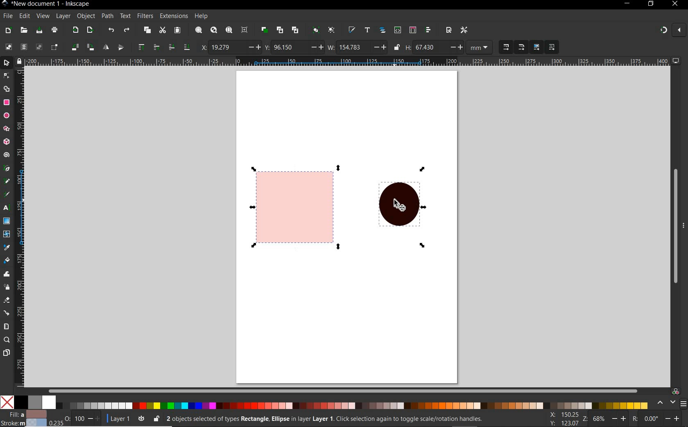 The height and width of the screenshot is (427, 688). I want to click on path, so click(107, 16).